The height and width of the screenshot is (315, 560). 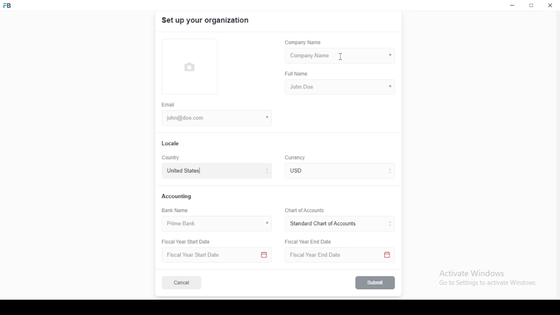 What do you see at coordinates (512, 6) in the screenshot?
I see `minimize` at bounding box center [512, 6].